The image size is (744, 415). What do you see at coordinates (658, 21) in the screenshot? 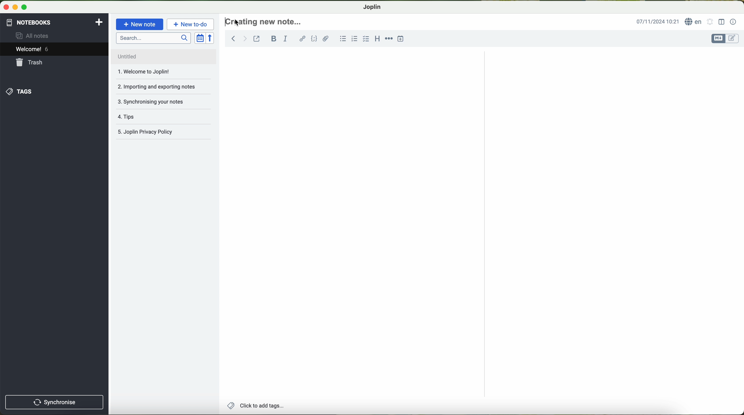
I see `date and hour` at bounding box center [658, 21].